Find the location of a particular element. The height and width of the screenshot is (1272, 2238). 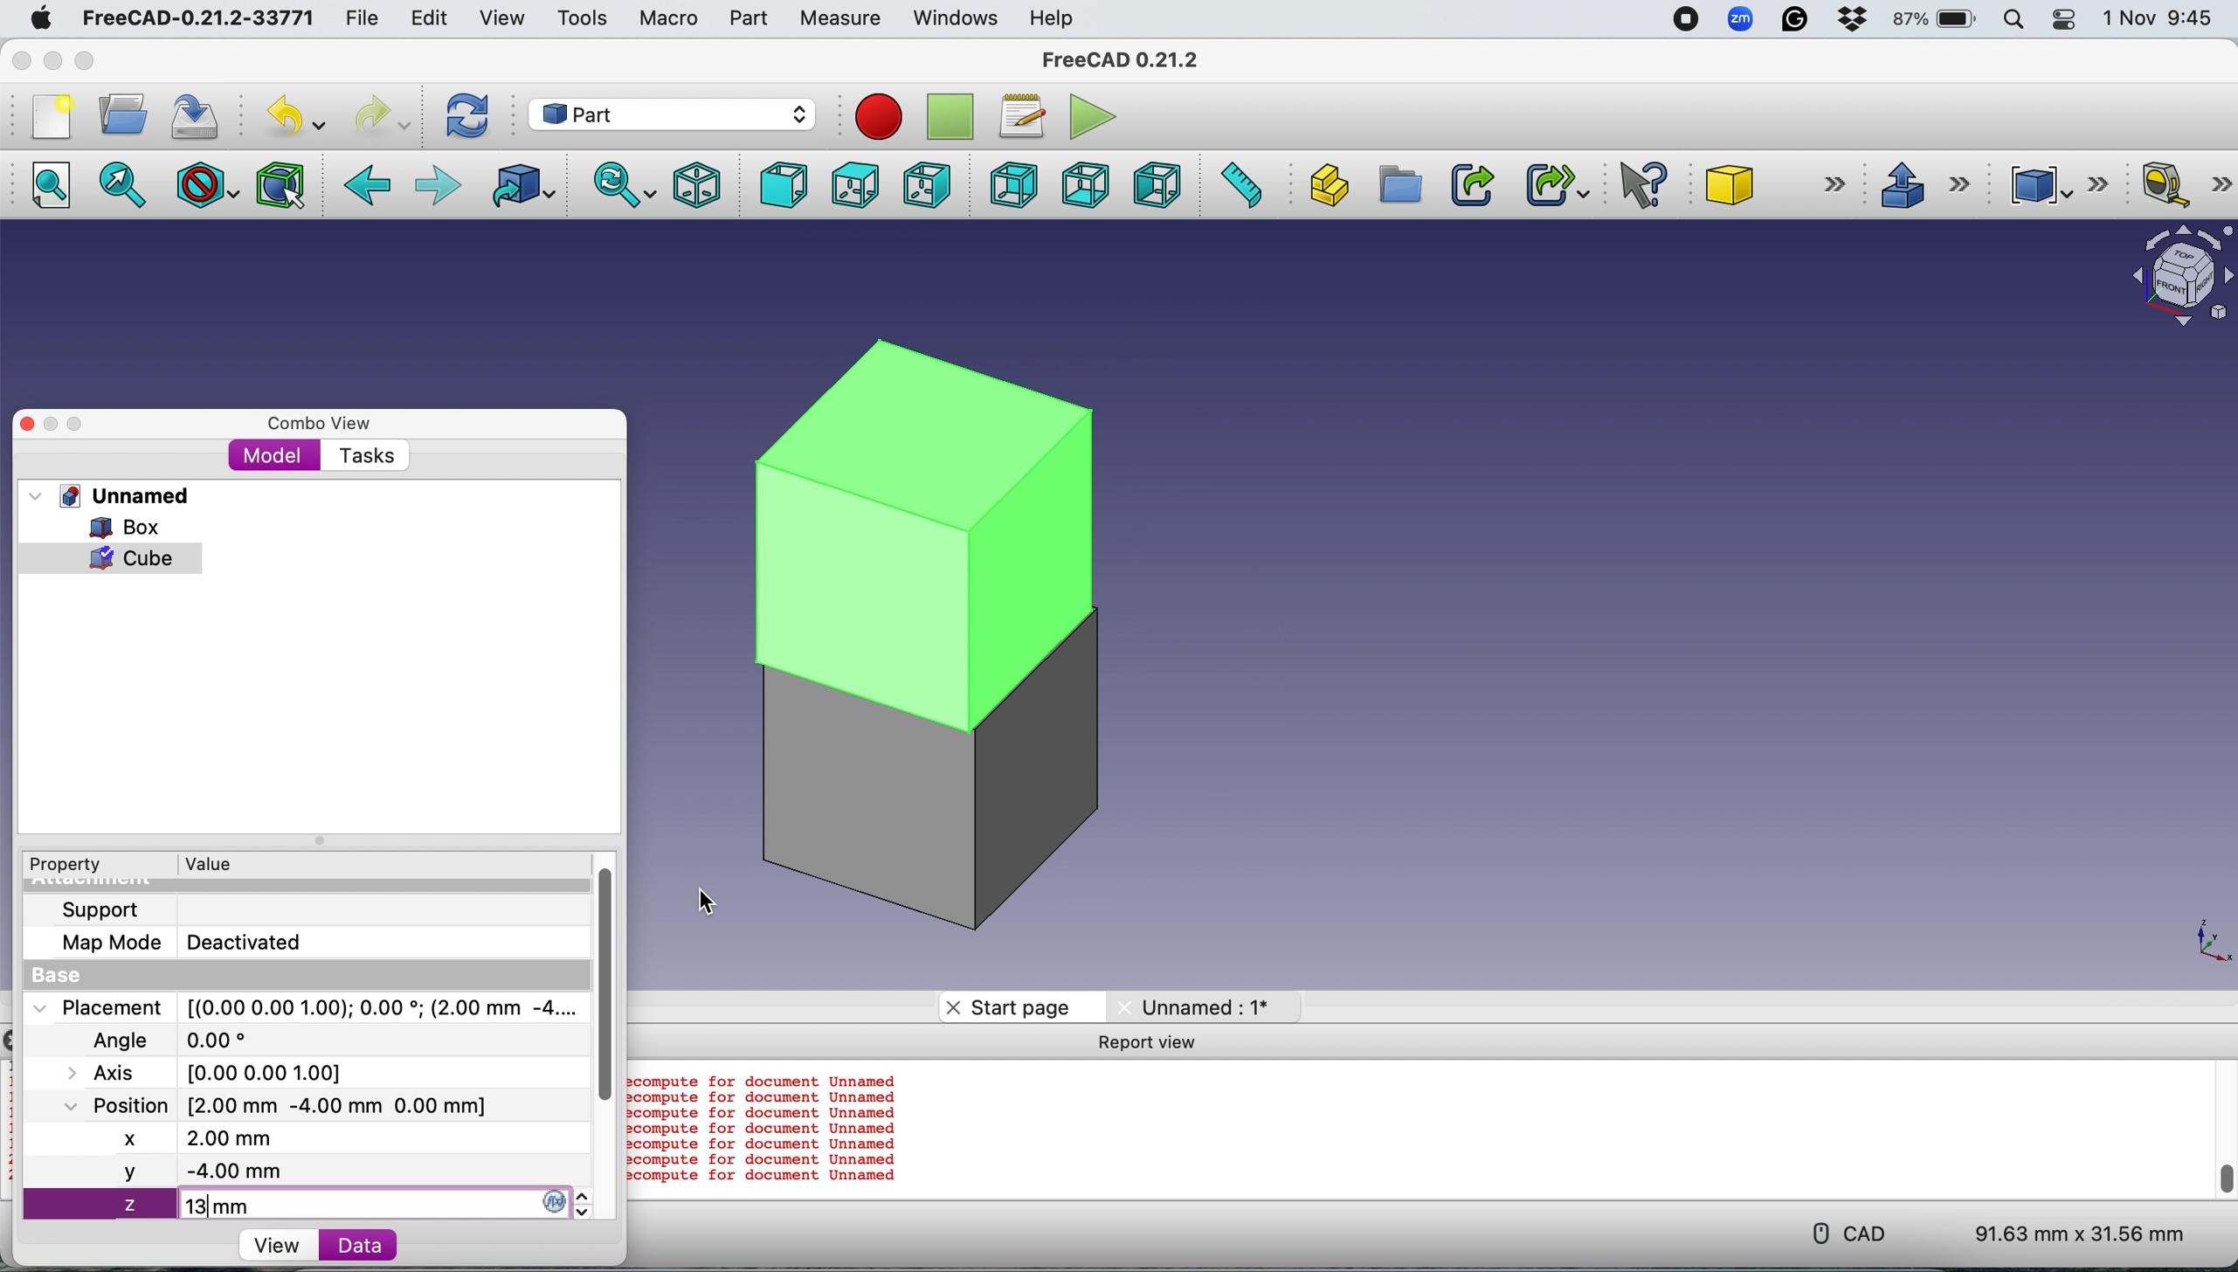

Value is located at coordinates (215, 862).